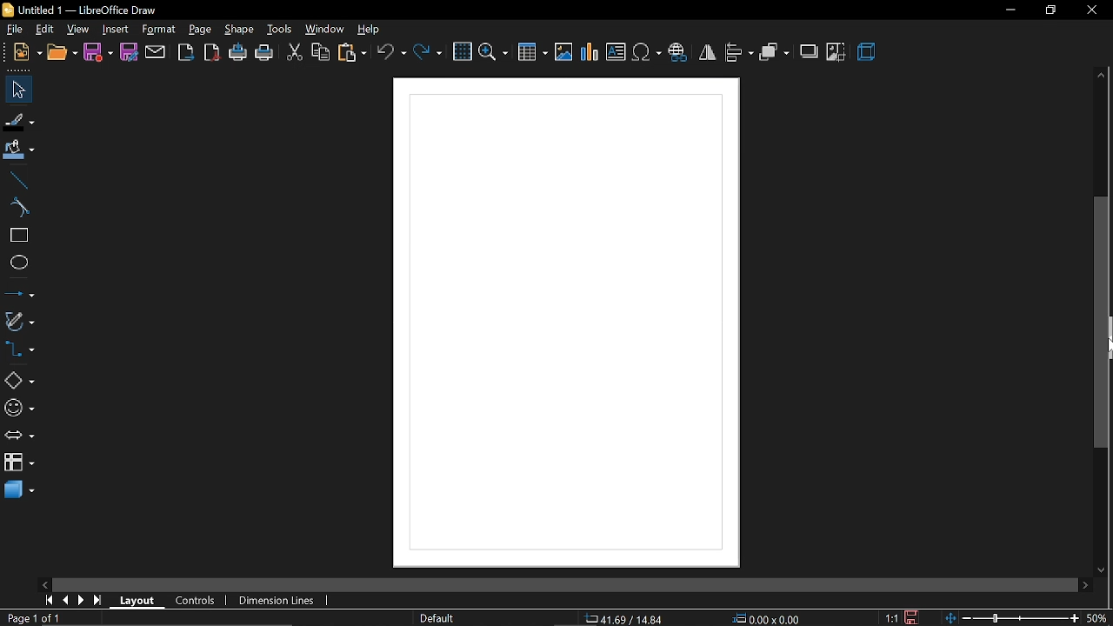 This screenshot has width=1113, height=626. What do you see at coordinates (677, 53) in the screenshot?
I see `insert hyperlink` at bounding box center [677, 53].